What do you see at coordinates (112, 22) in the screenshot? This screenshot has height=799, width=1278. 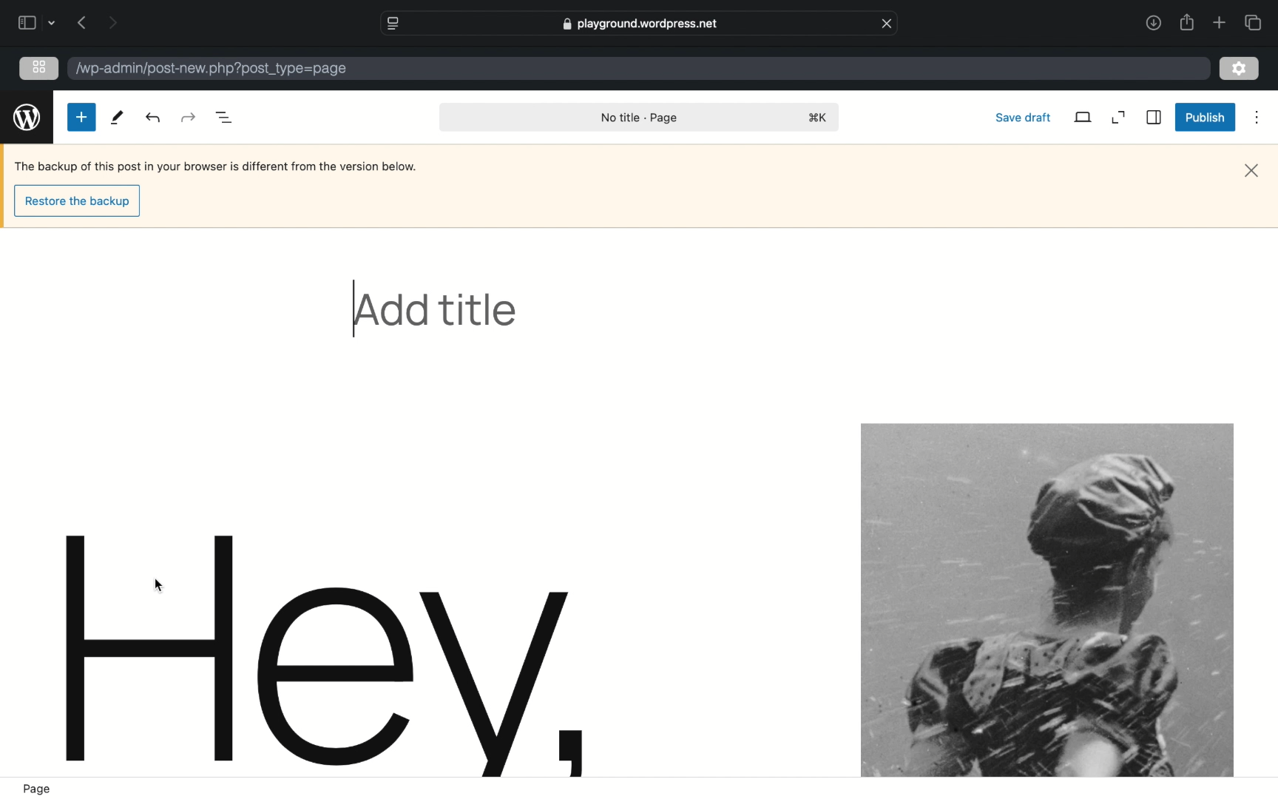 I see `next page` at bounding box center [112, 22].